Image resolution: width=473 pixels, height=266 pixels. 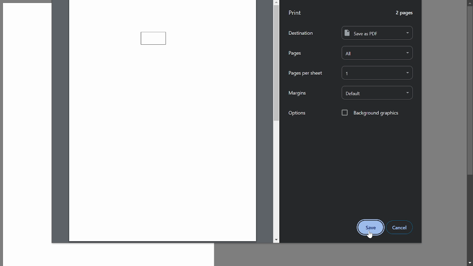 What do you see at coordinates (380, 74) in the screenshot?
I see `1` at bounding box center [380, 74].